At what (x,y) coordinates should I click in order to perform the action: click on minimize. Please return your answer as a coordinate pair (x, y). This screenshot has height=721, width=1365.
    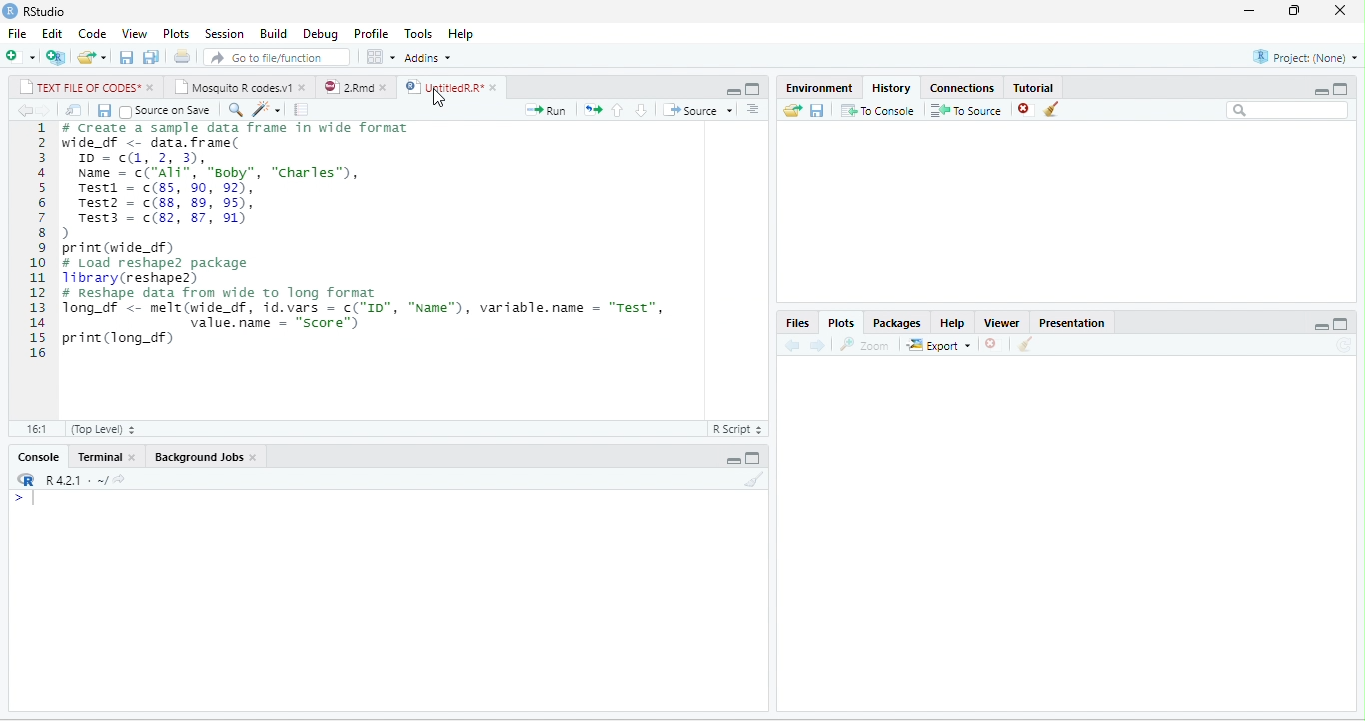
    Looking at the image, I should click on (733, 92).